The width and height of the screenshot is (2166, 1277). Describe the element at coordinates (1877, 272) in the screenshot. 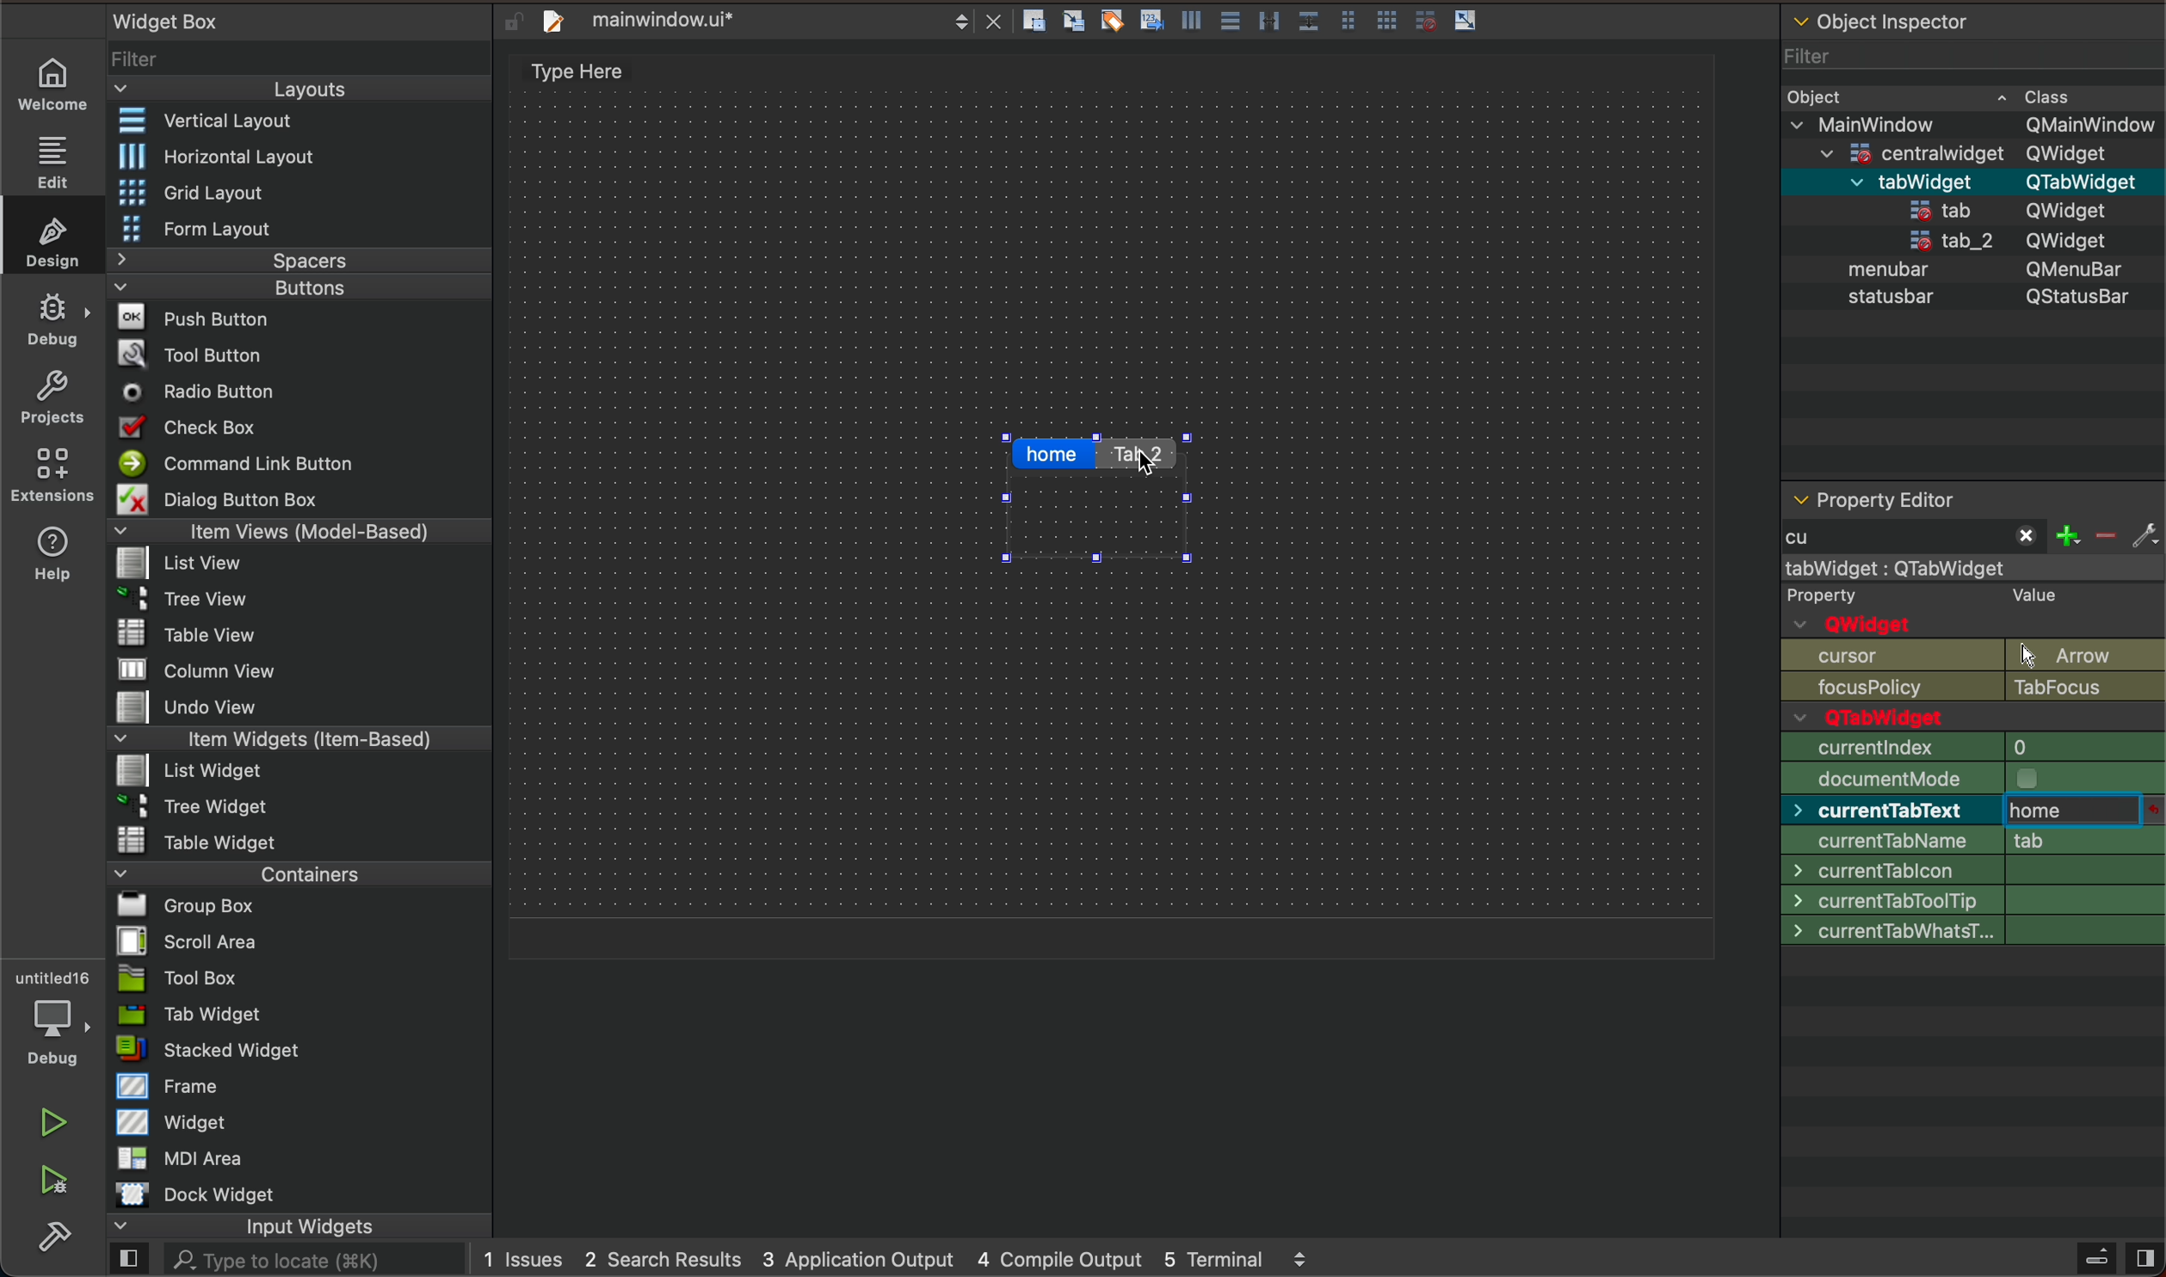

I see `menubar` at that location.